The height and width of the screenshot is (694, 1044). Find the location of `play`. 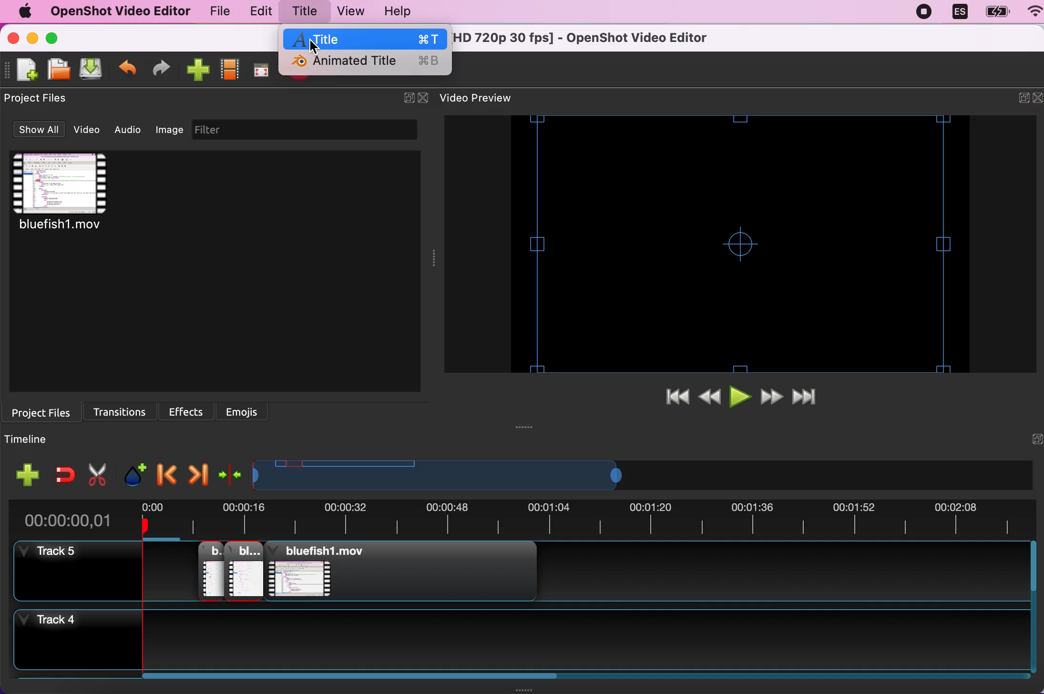

play is located at coordinates (741, 398).